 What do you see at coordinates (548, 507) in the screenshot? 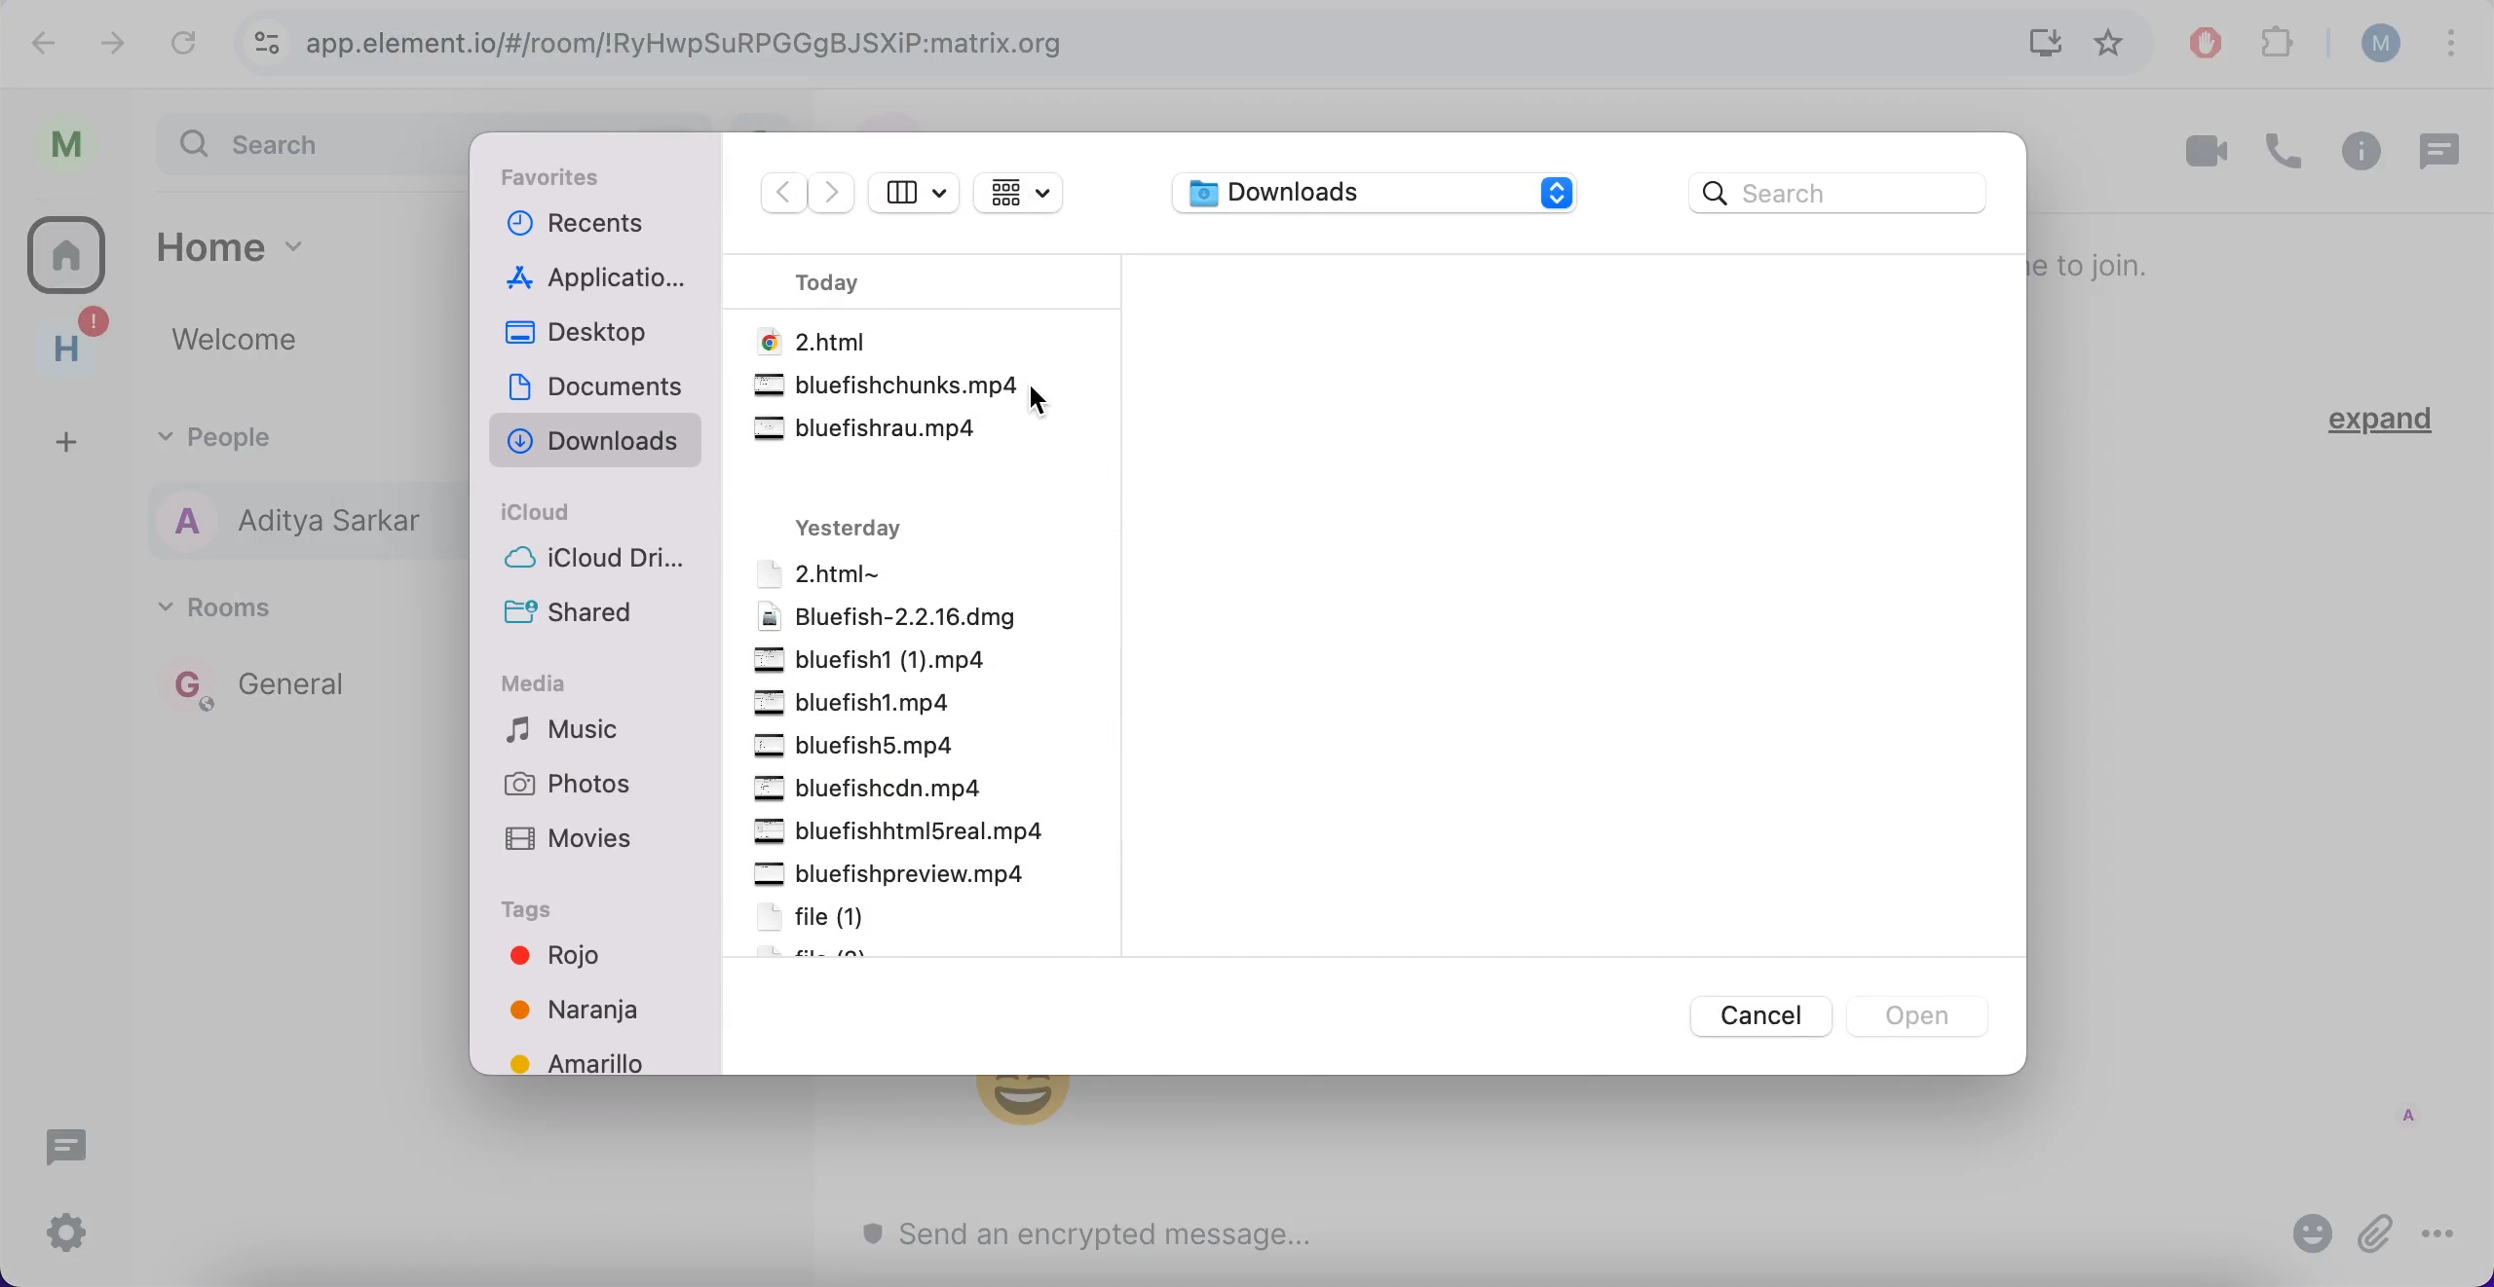
I see `icloud` at bounding box center [548, 507].